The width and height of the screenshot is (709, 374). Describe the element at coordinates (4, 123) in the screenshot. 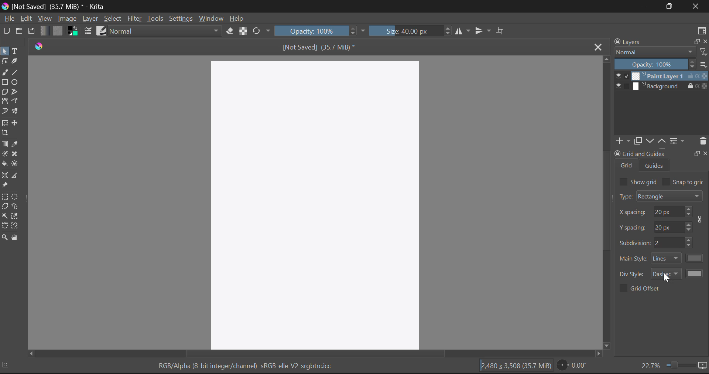

I see `Transform Layer` at that location.